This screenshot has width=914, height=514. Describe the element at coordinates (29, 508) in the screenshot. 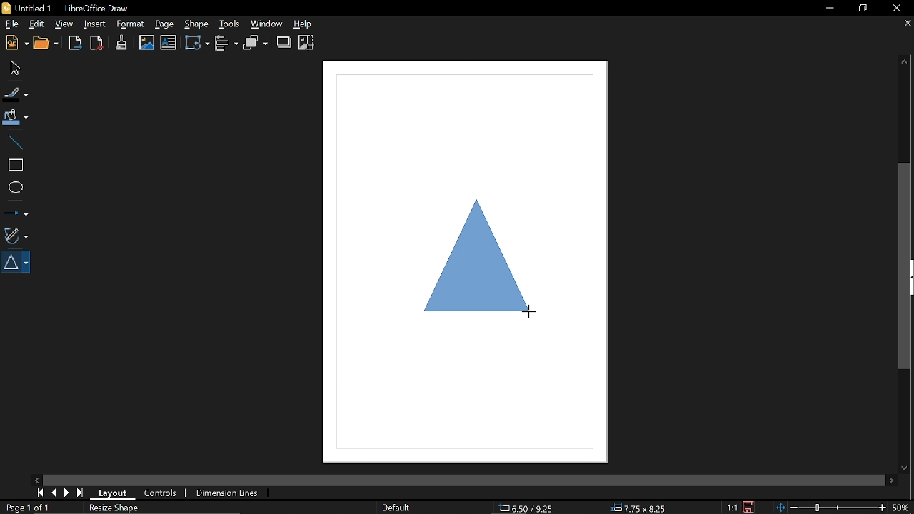

I see `Current page` at that location.